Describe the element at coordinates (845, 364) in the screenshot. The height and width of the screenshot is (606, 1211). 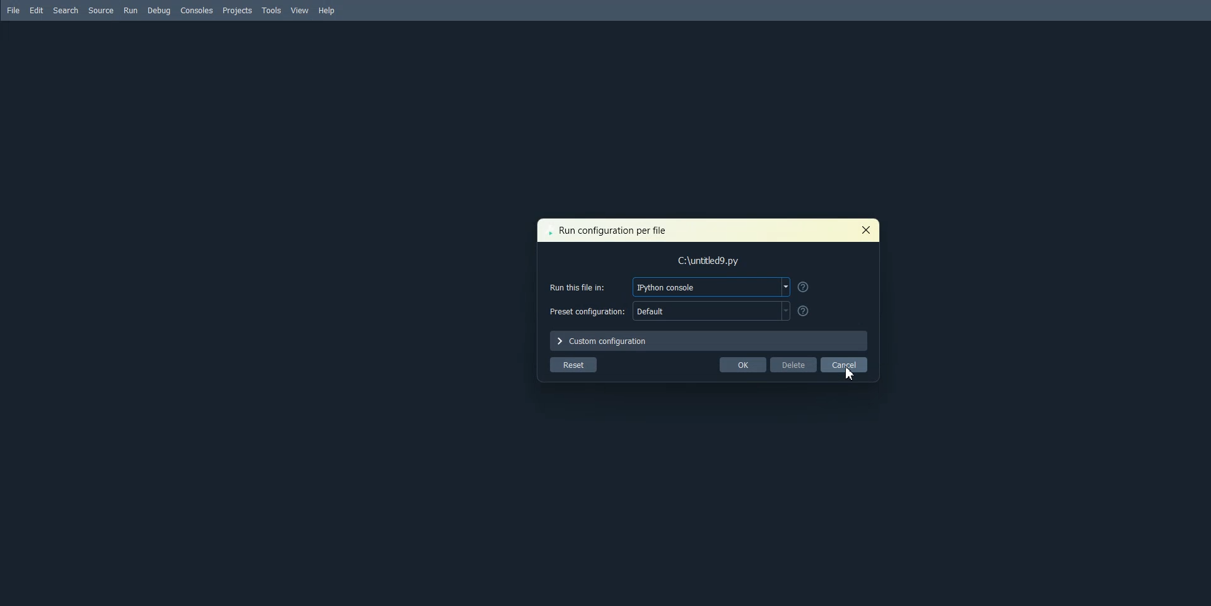
I see `Cancel` at that location.